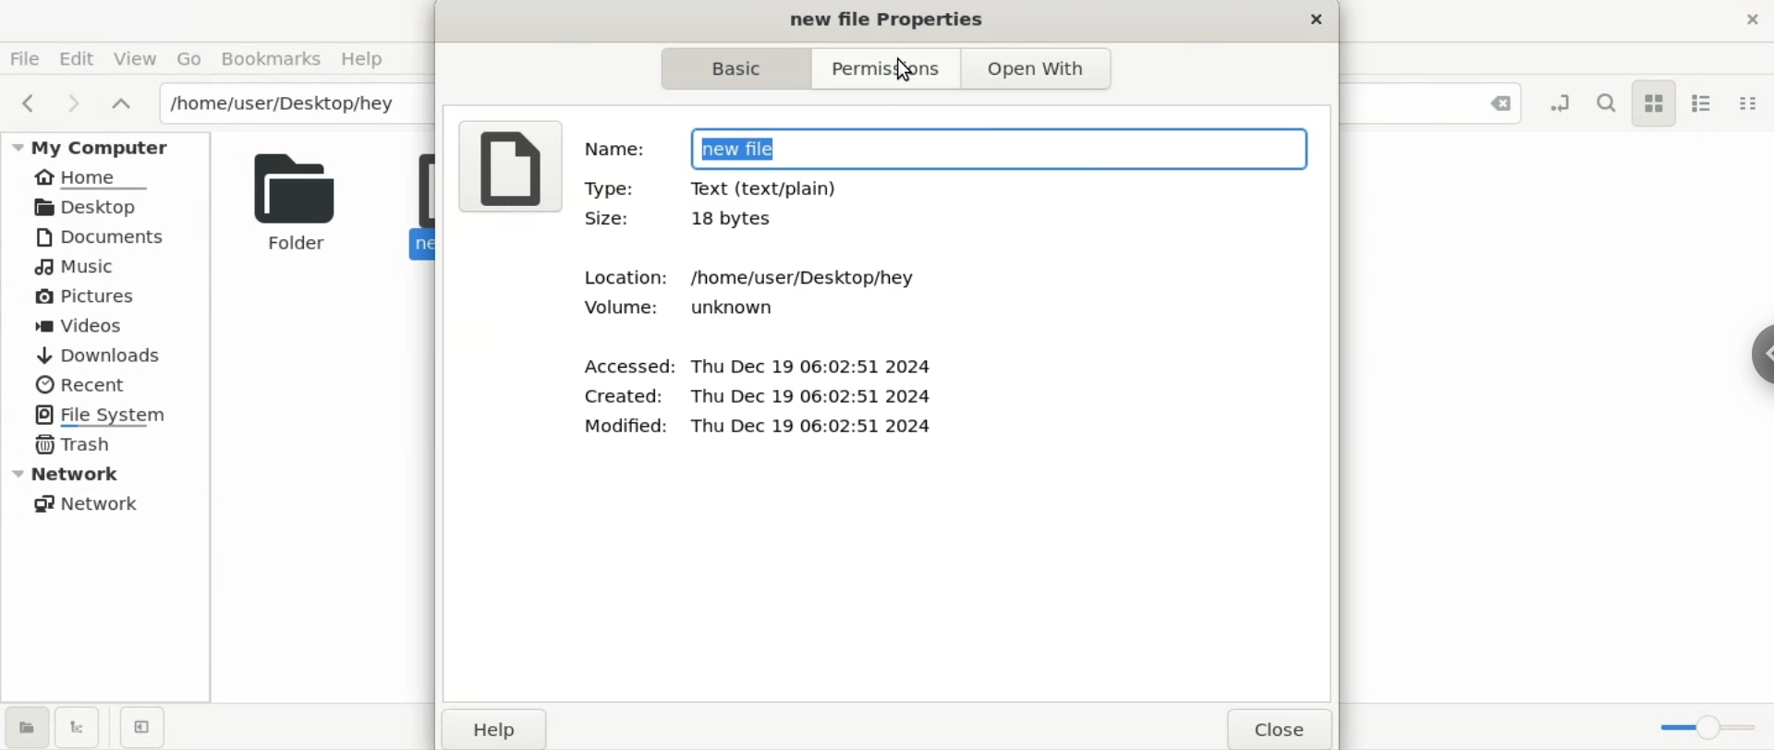  I want to click on Type: Text(text/plain), so click(771, 190).